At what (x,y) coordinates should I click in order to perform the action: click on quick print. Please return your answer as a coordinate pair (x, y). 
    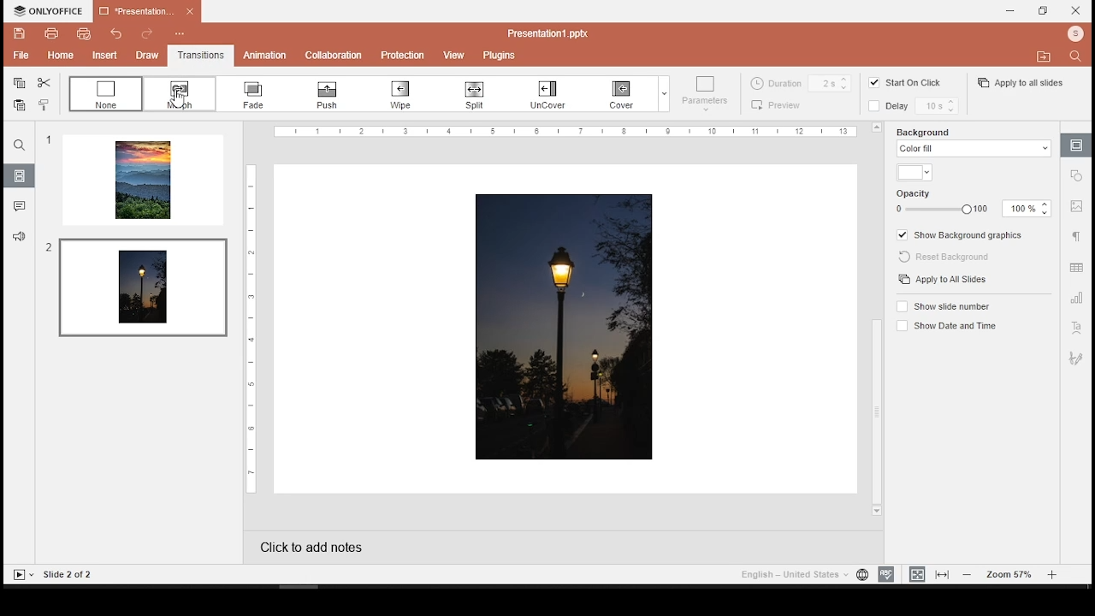
    Looking at the image, I should click on (59, 55).